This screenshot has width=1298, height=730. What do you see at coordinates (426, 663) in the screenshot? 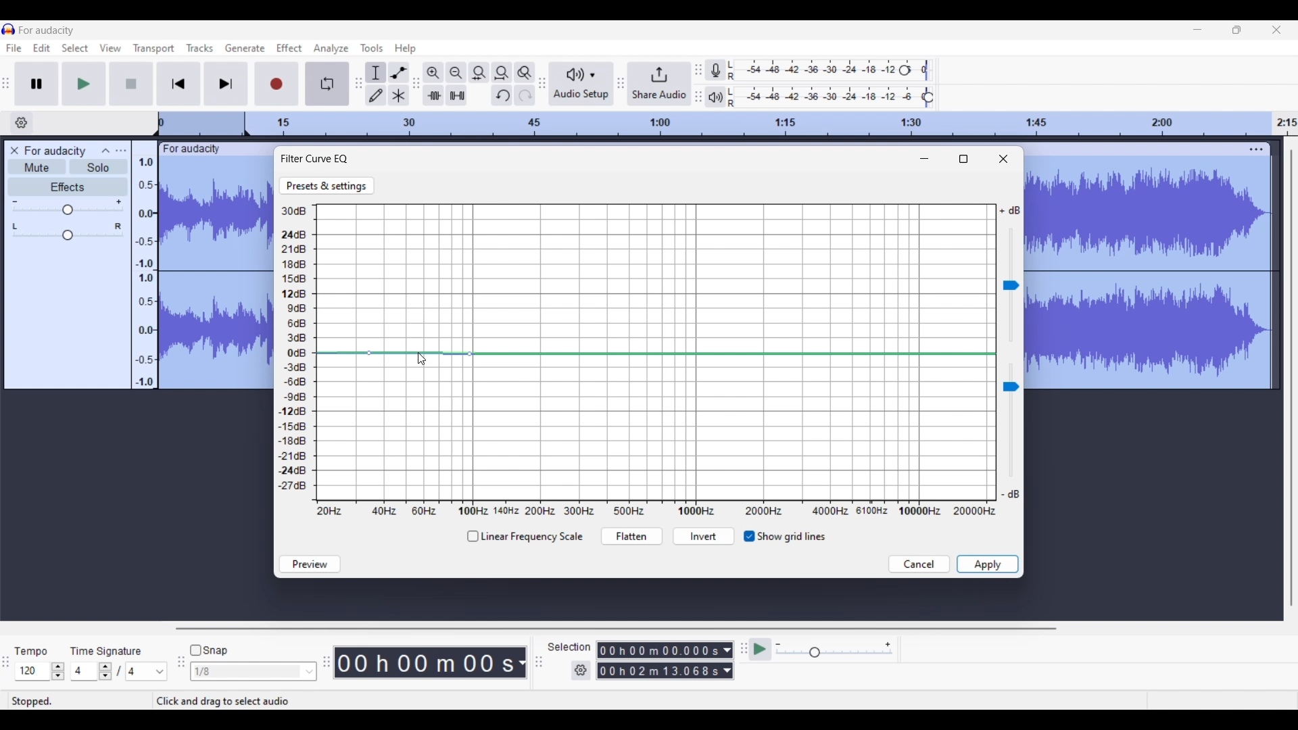
I see `Duration of recorded audio` at bounding box center [426, 663].